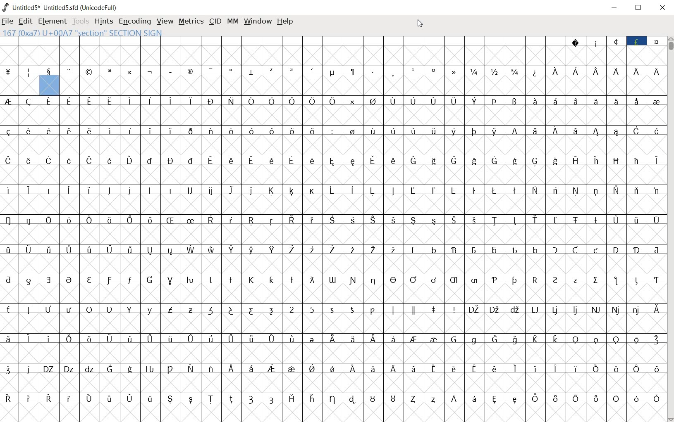 Image resolution: width=674 pixels, height=422 pixels. Describe the element at coordinates (333, 293) in the screenshot. I see `empty cells` at that location.